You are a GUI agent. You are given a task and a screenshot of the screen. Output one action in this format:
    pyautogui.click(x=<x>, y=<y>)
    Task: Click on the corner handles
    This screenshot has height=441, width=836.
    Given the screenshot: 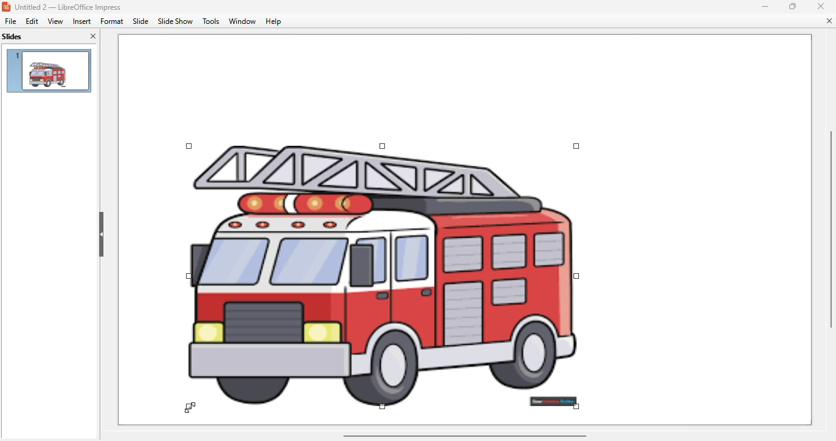 What is the action you would take?
    pyautogui.click(x=383, y=146)
    